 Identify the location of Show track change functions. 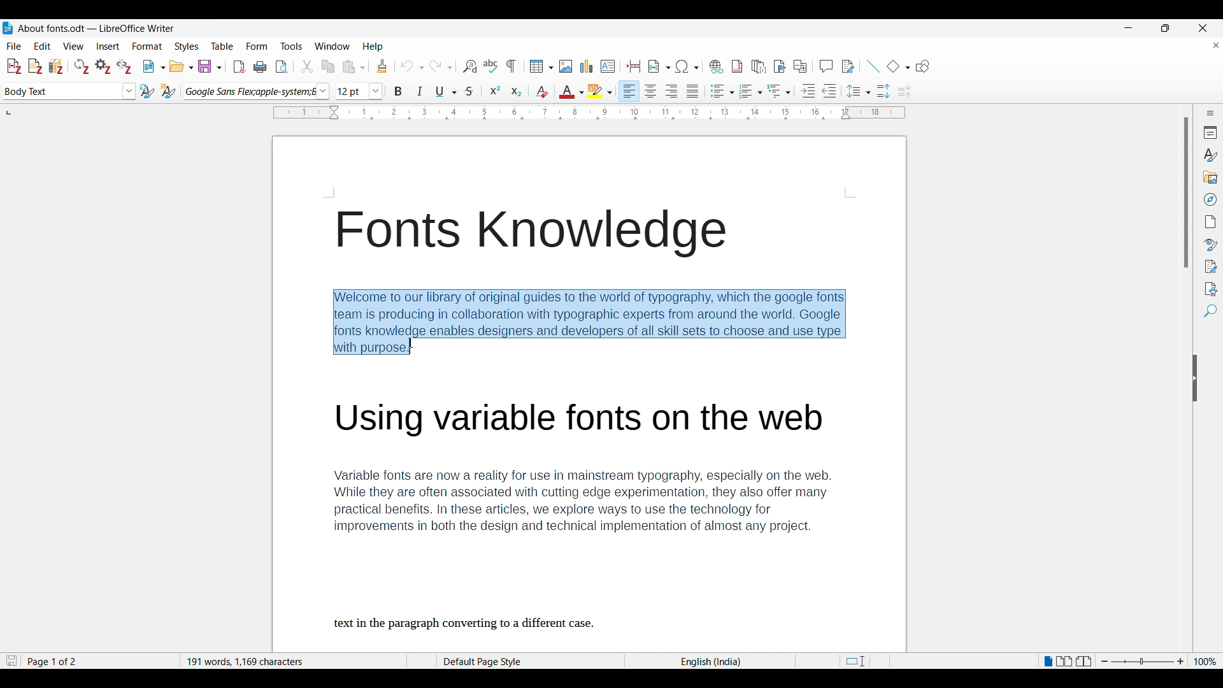
(848, 67).